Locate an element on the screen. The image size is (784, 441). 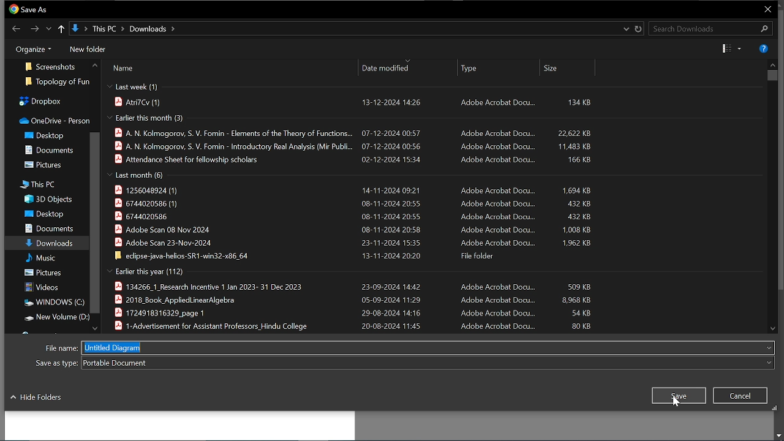
Save is located at coordinates (679, 396).